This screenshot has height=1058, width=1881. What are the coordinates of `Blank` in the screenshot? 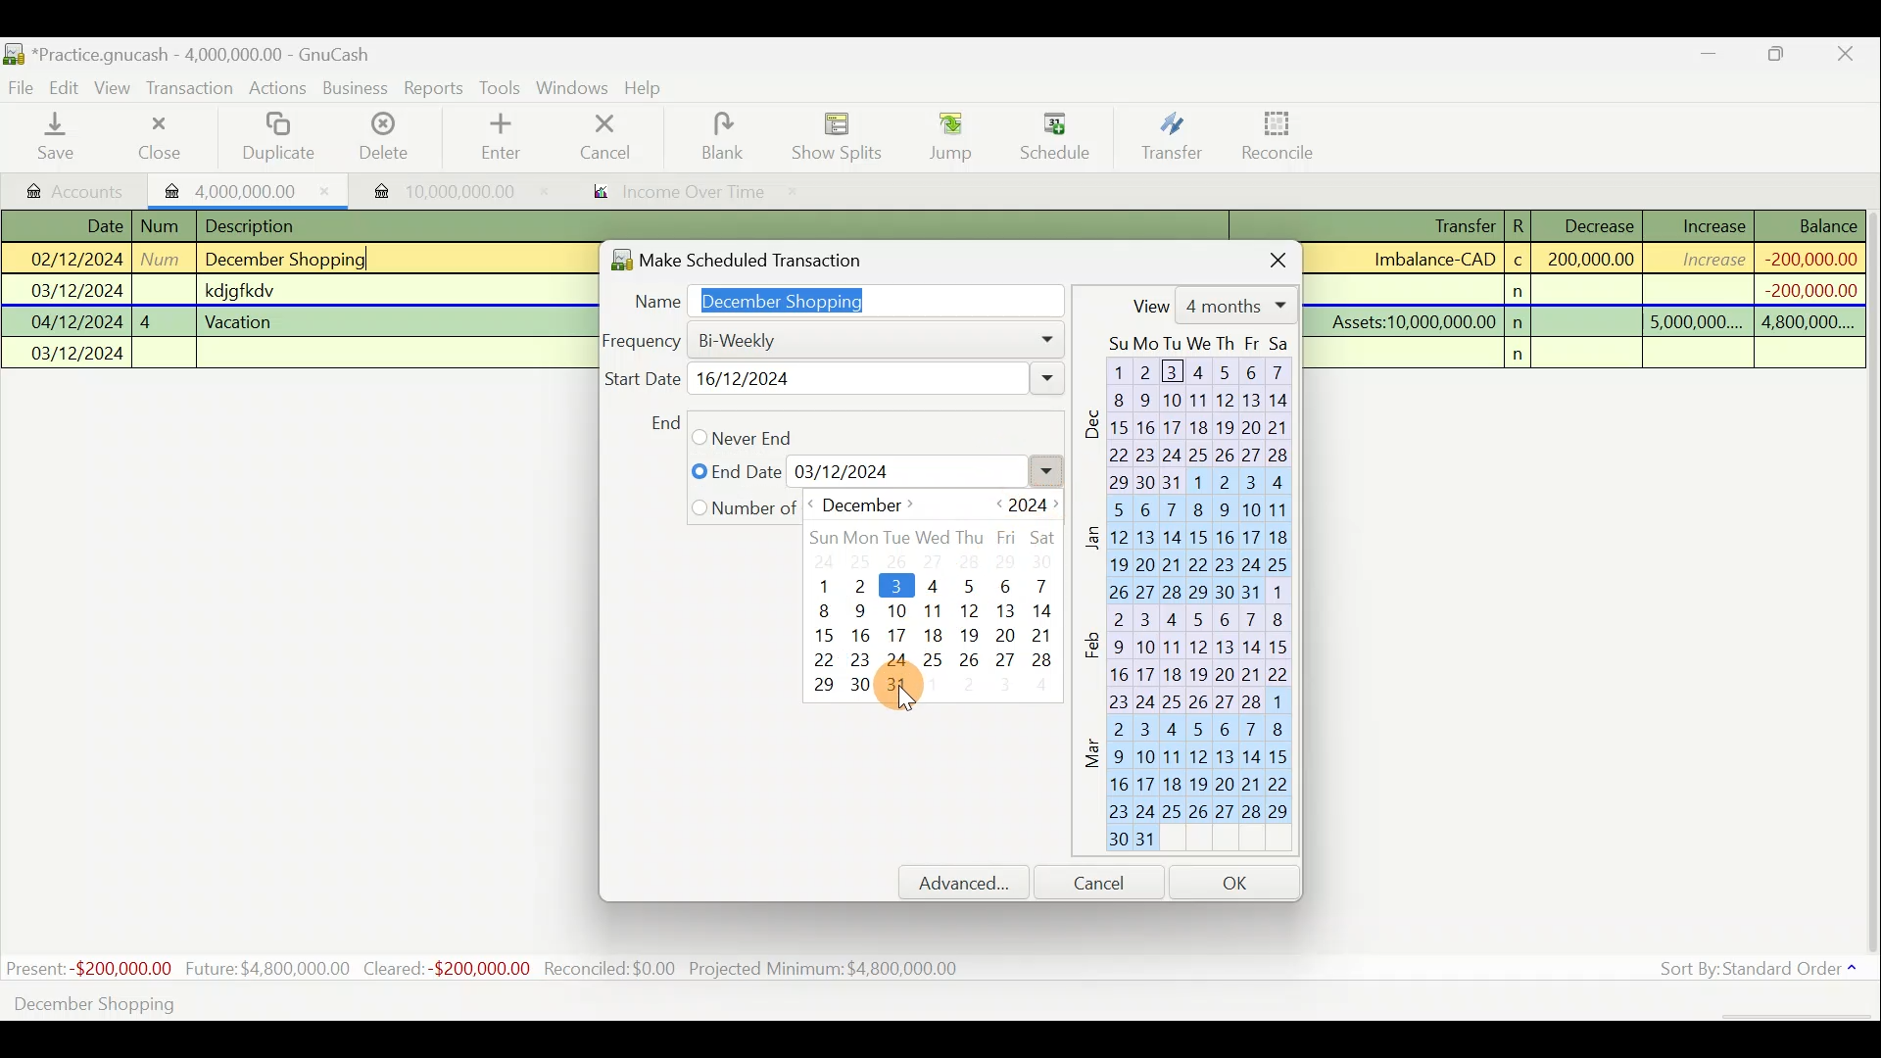 It's located at (719, 137).